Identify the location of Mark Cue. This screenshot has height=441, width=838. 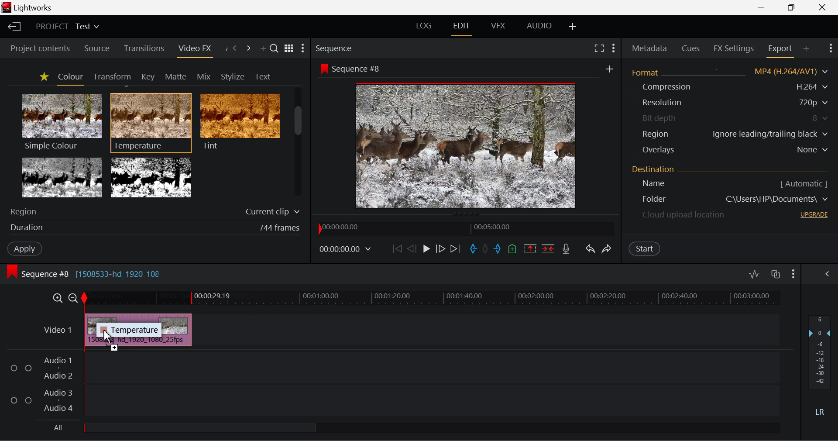
(512, 250).